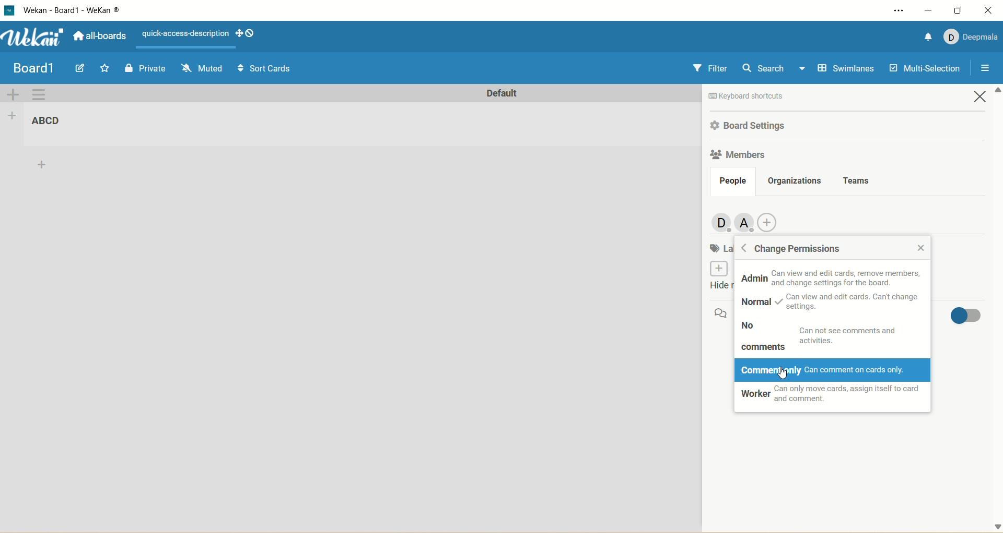 Image resolution: width=1003 pixels, height=533 pixels. What do you see at coordinates (919, 246) in the screenshot?
I see `close` at bounding box center [919, 246].